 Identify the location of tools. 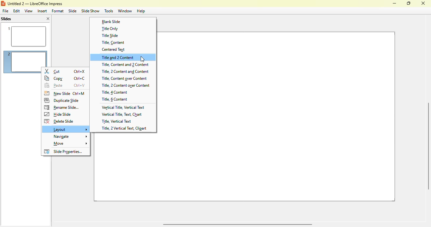
(108, 11).